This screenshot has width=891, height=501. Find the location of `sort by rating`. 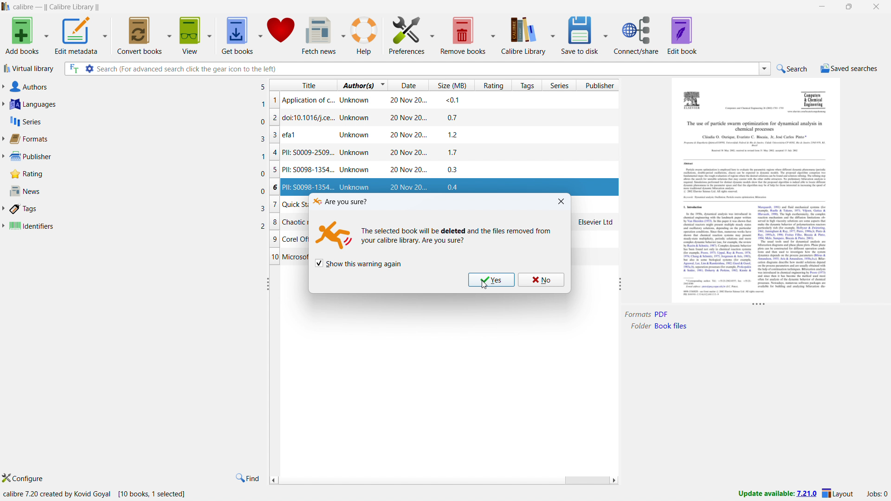

sort by rating is located at coordinates (492, 85).